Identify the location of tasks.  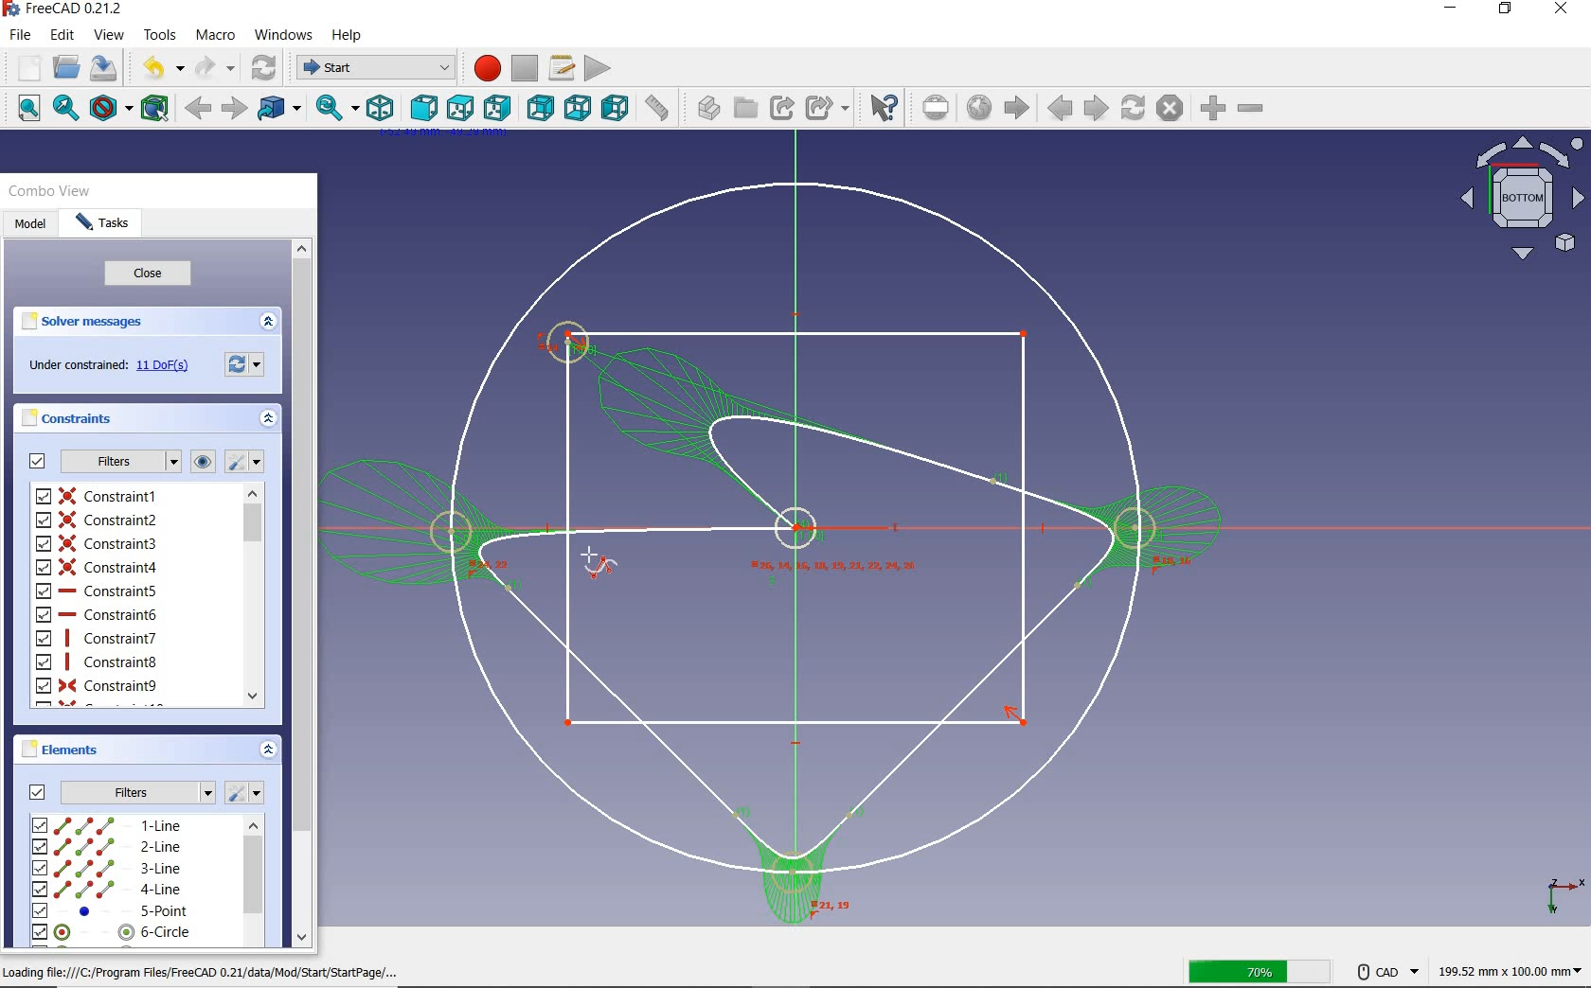
(103, 224).